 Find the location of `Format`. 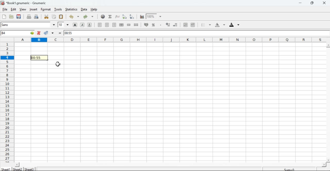

Format is located at coordinates (45, 10).